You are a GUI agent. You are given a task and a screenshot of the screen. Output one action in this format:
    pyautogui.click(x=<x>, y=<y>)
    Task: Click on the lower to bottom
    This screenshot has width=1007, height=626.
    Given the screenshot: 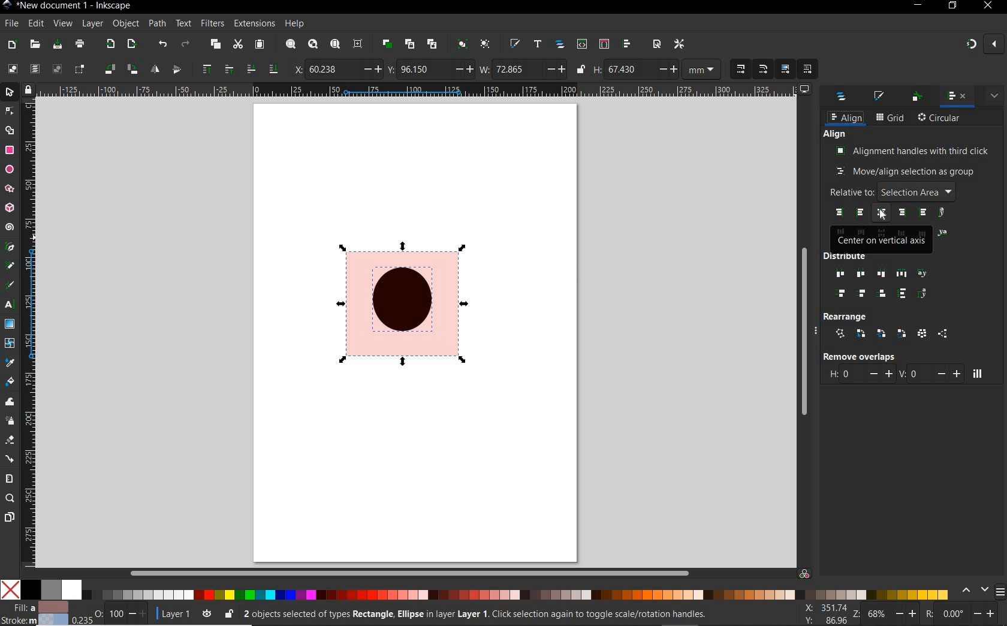 What is the action you would take?
    pyautogui.click(x=273, y=68)
    